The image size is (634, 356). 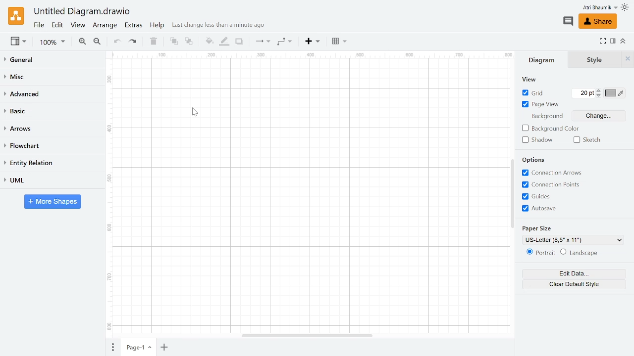 What do you see at coordinates (118, 42) in the screenshot?
I see `Undo` at bounding box center [118, 42].